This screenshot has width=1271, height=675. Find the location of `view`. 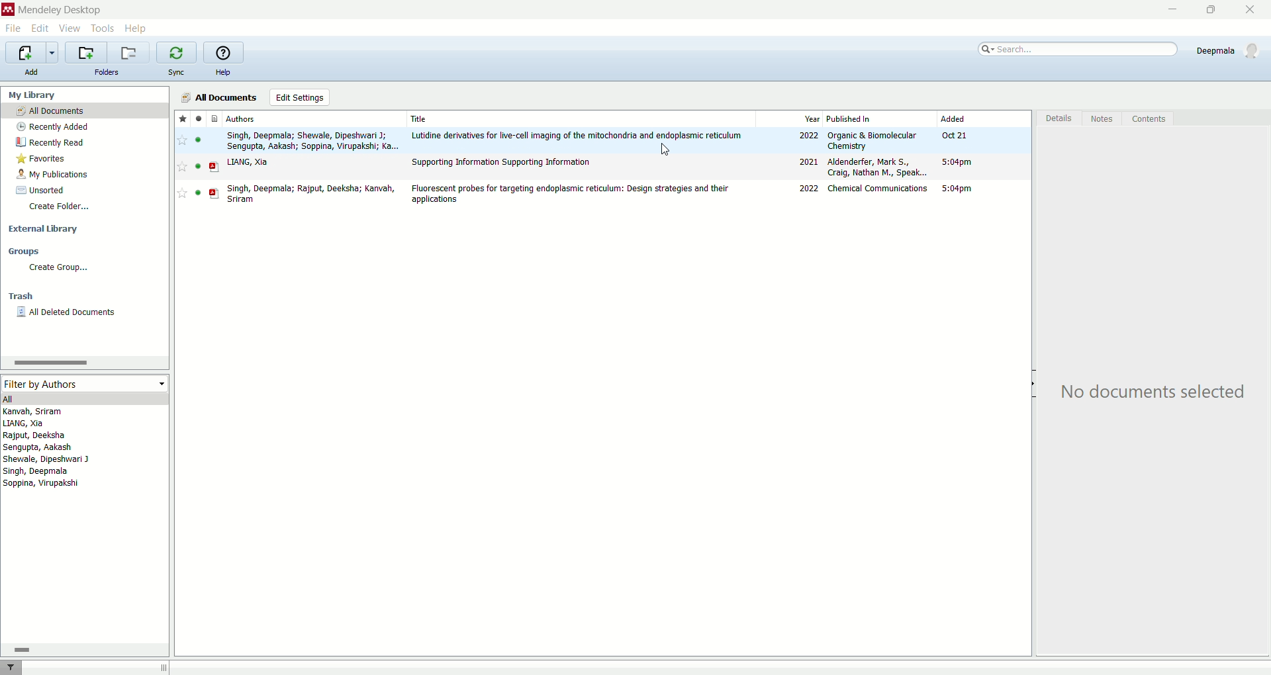

view is located at coordinates (68, 28).